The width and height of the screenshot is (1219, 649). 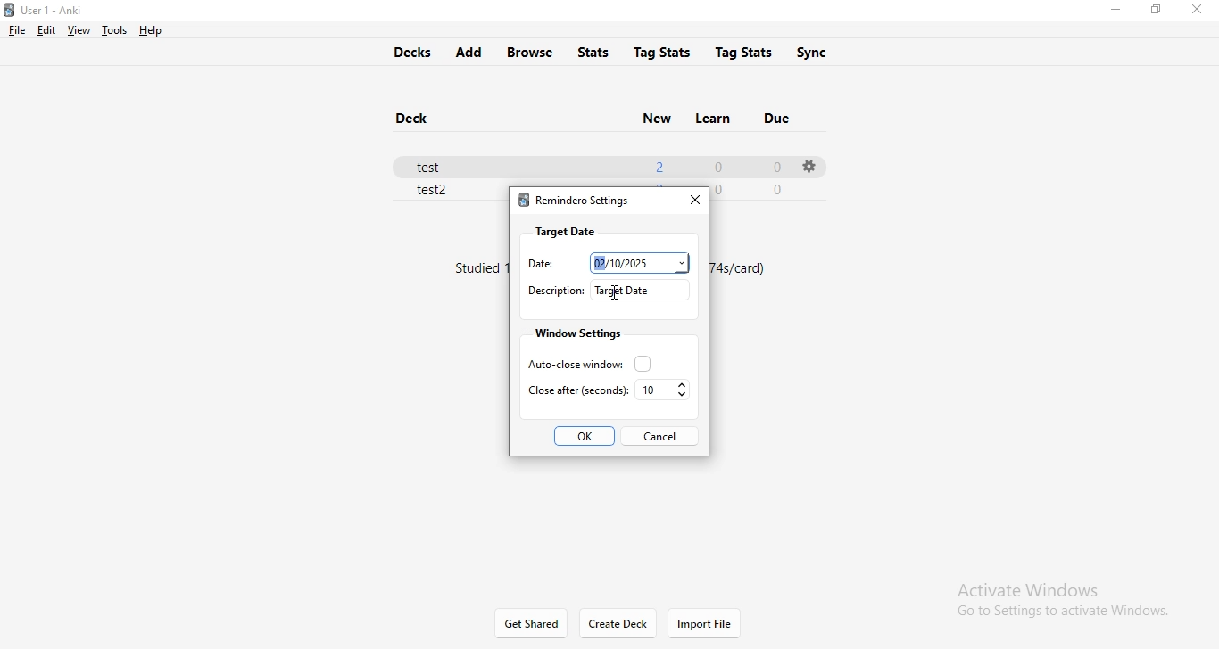 What do you see at coordinates (639, 261) in the screenshot?
I see `date` at bounding box center [639, 261].